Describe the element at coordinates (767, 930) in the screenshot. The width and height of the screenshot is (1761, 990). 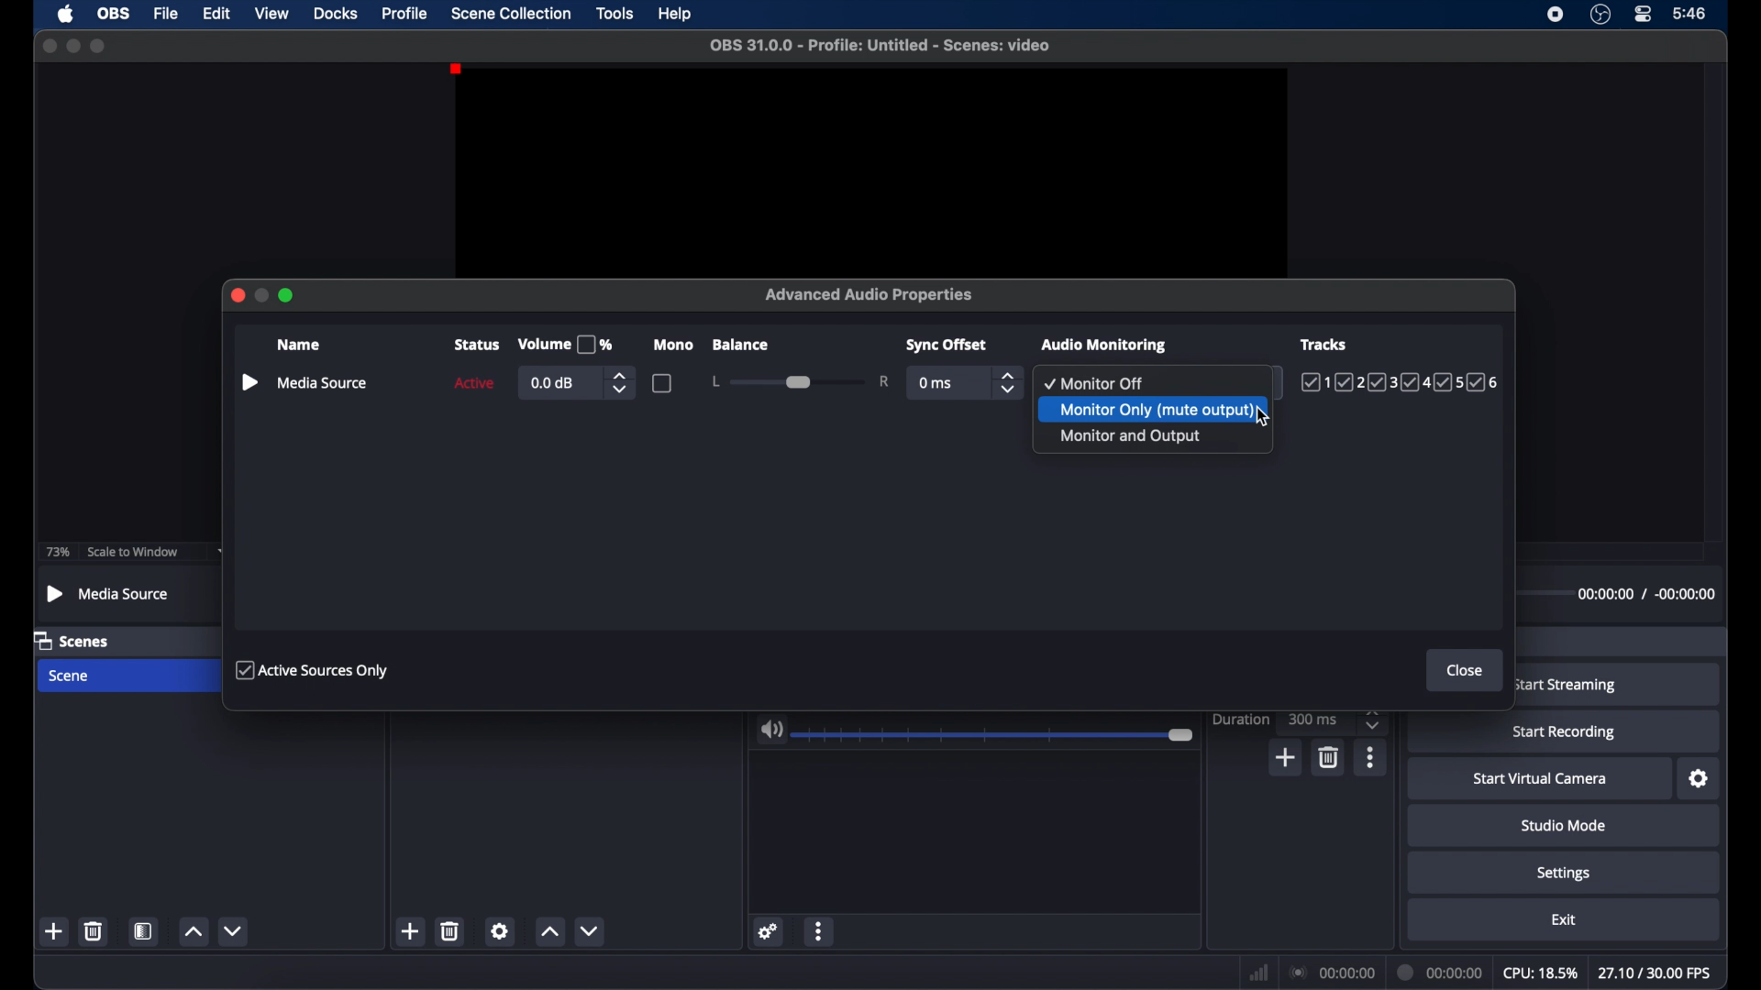
I see `settings` at that location.